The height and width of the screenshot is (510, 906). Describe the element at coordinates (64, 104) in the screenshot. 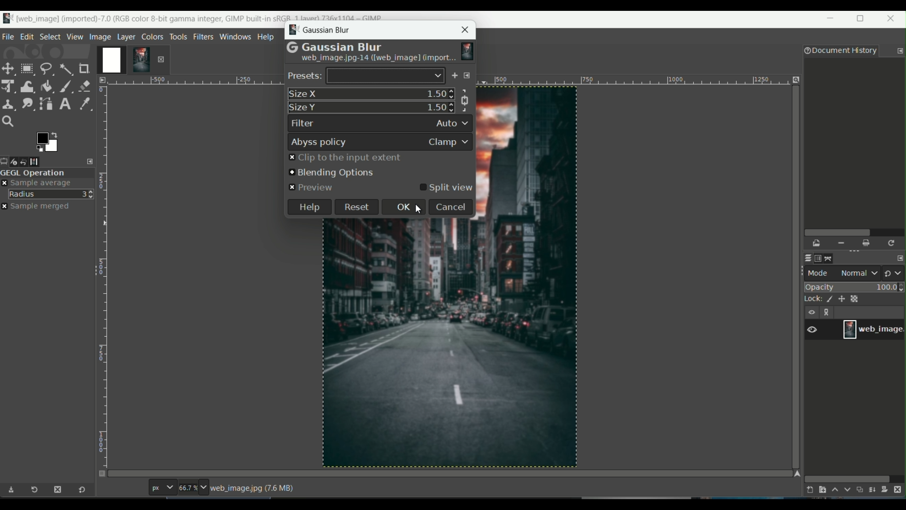

I see `text tool` at that location.